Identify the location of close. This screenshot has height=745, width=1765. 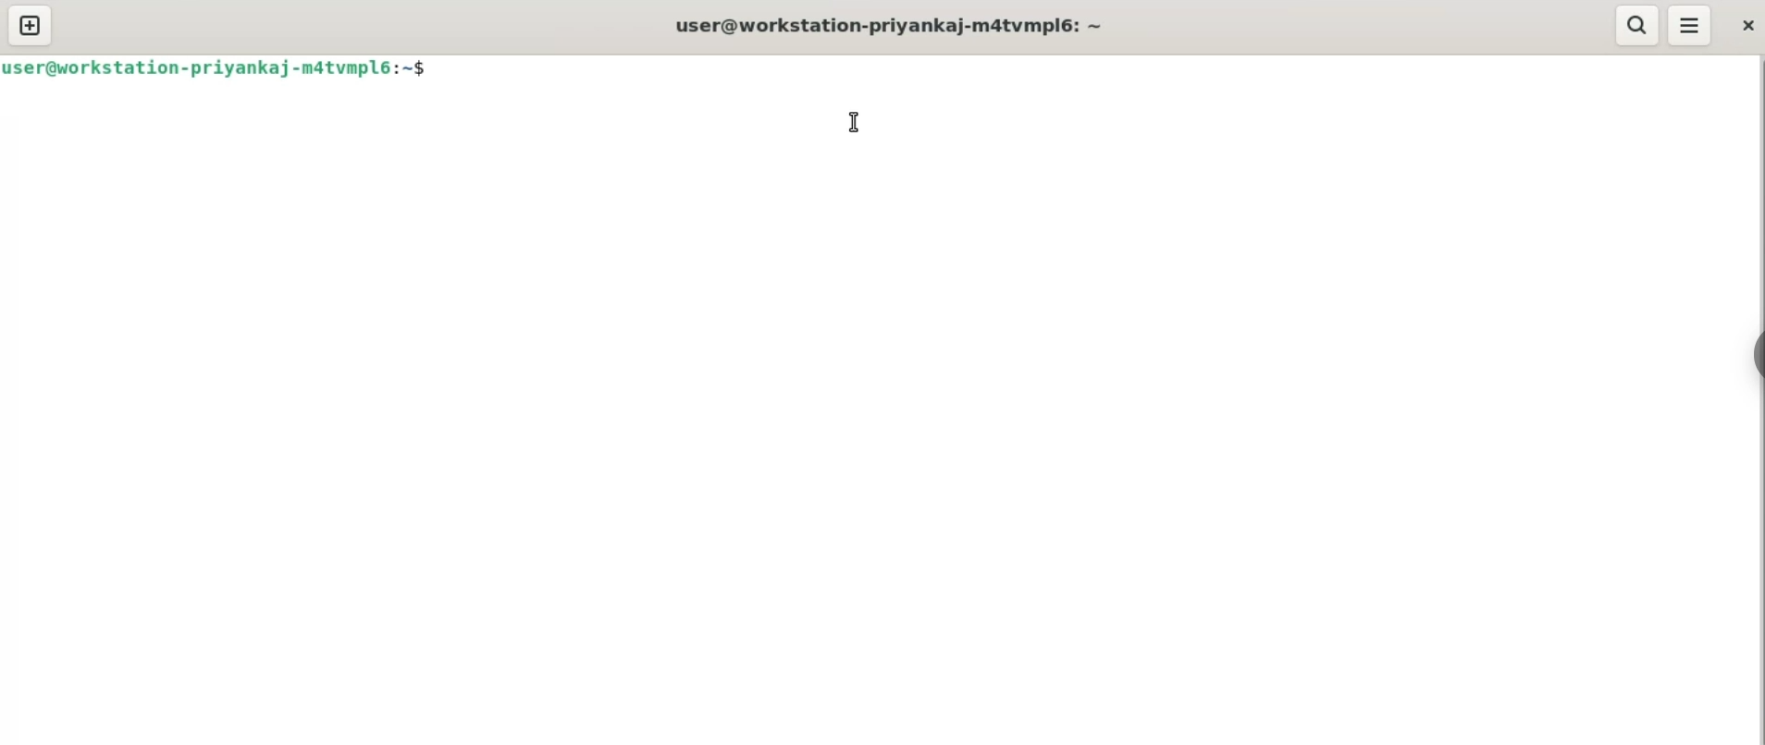
(1745, 24).